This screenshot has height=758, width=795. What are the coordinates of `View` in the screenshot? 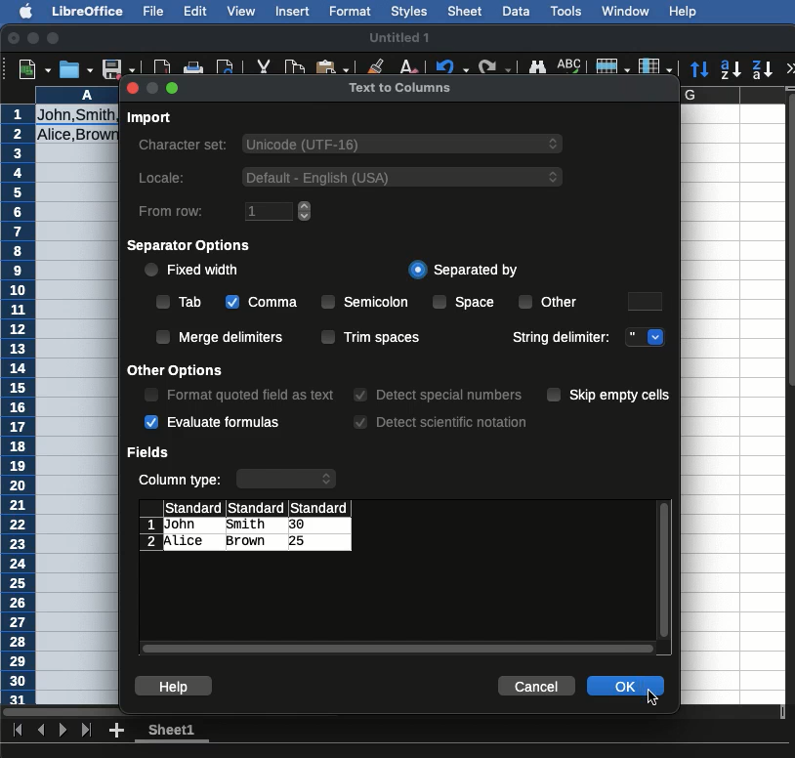 It's located at (240, 12).